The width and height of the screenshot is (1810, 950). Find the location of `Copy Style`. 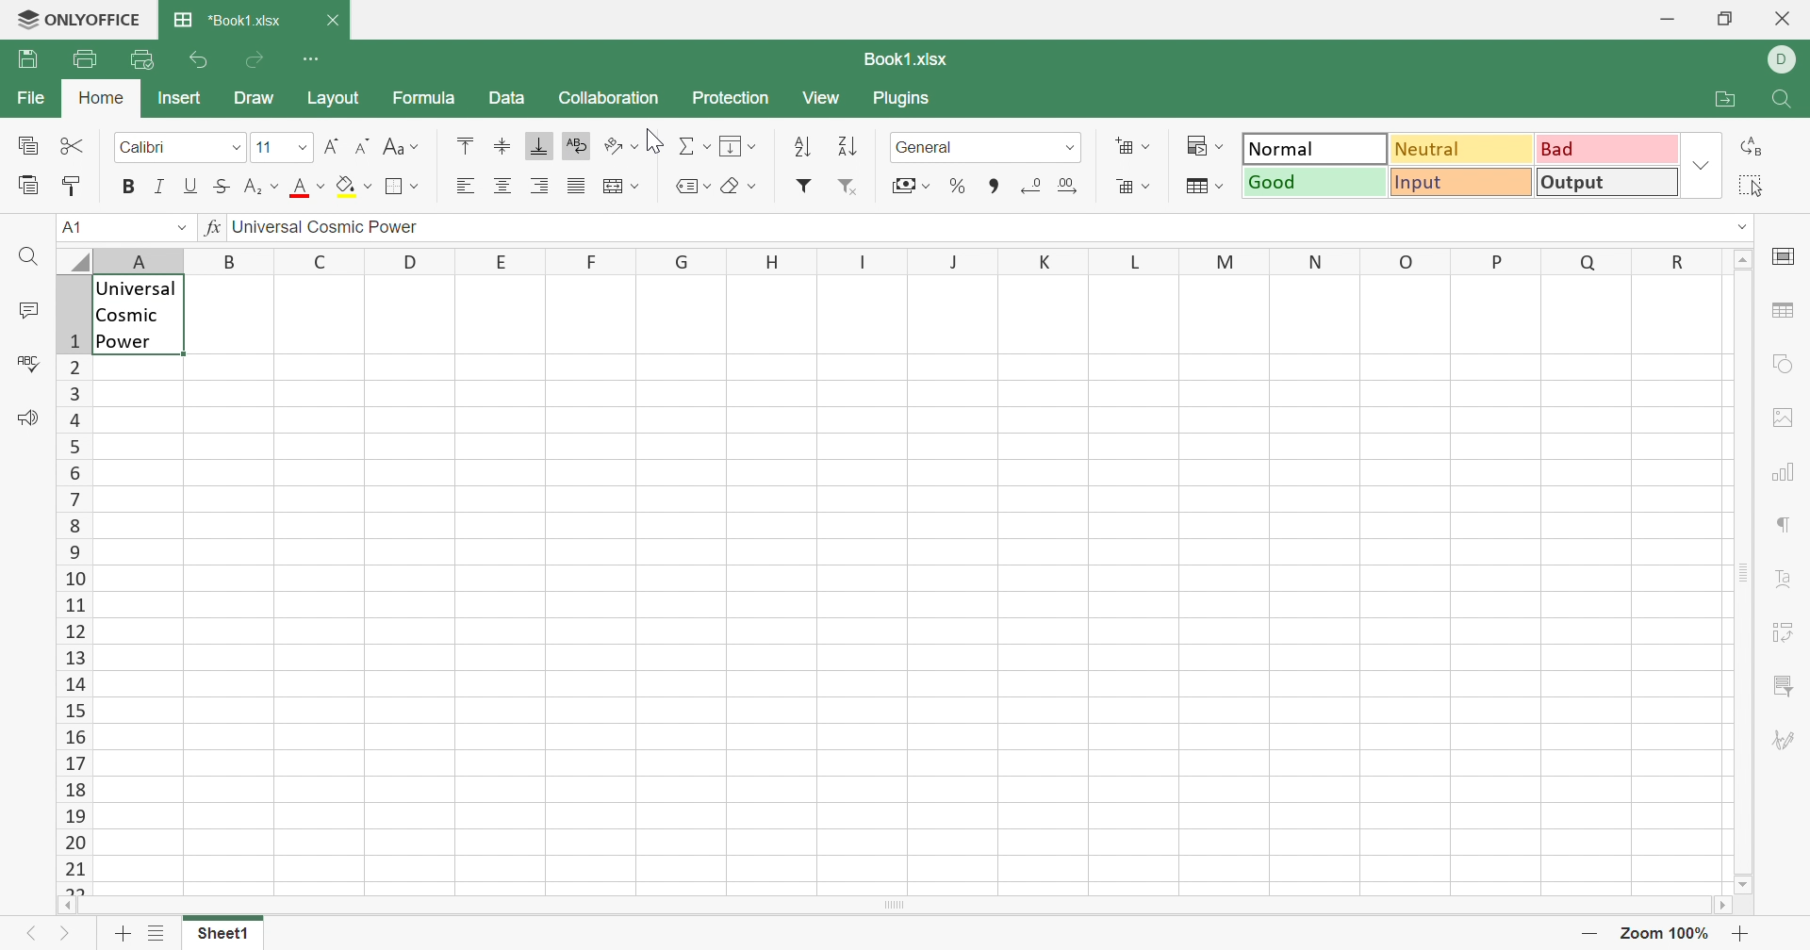

Copy Style is located at coordinates (70, 188).